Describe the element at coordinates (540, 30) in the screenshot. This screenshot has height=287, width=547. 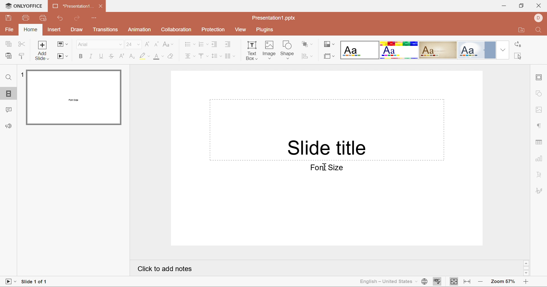
I see `Find` at that location.